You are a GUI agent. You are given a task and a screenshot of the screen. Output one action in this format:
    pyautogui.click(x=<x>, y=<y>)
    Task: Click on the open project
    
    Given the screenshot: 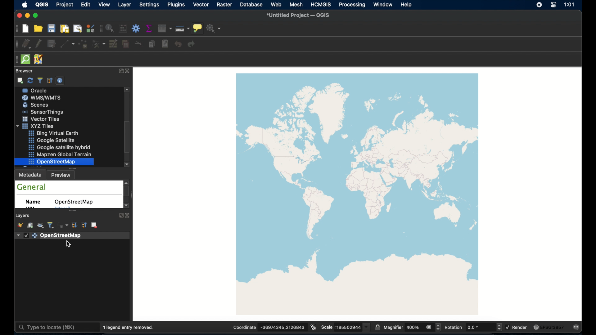 What is the action you would take?
    pyautogui.click(x=38, y=29)
    